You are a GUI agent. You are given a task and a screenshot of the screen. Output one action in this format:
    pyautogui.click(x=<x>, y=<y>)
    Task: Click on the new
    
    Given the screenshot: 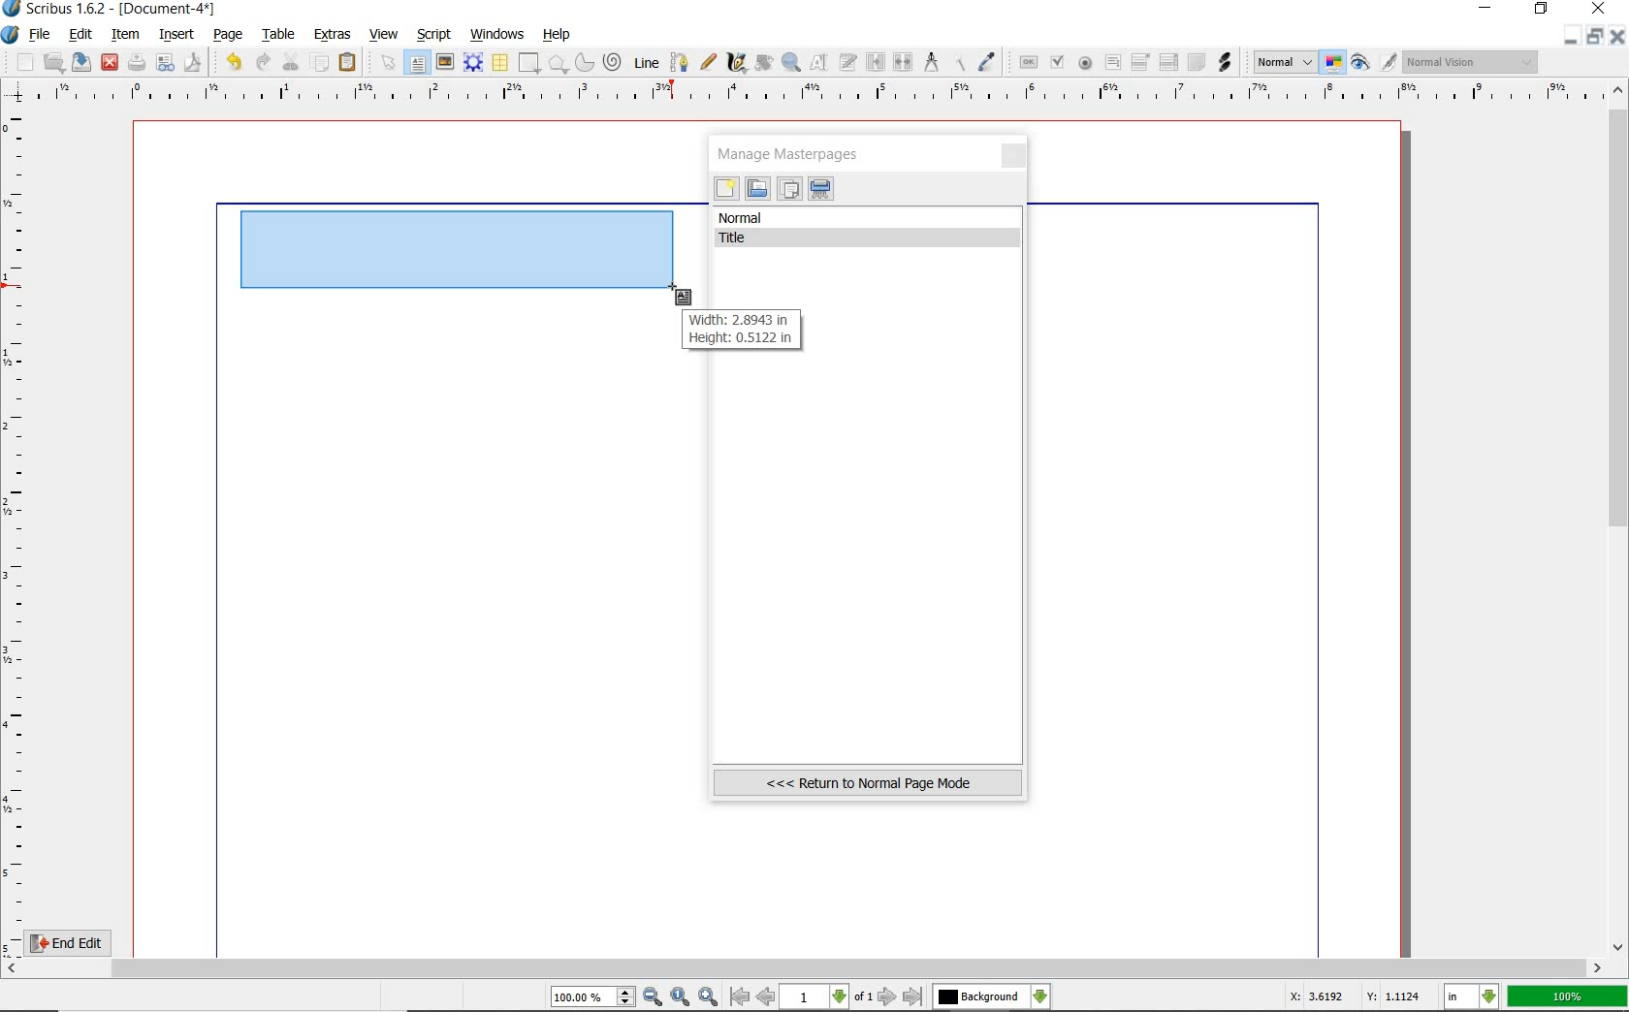 What is the action you would take?
    pyautogui.click(x=18, y=62)
    